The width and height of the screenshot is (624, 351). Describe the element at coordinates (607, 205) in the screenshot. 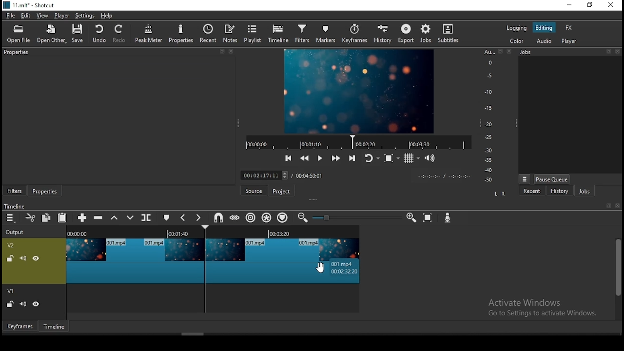

I see `MAXIMIZE` at that location.